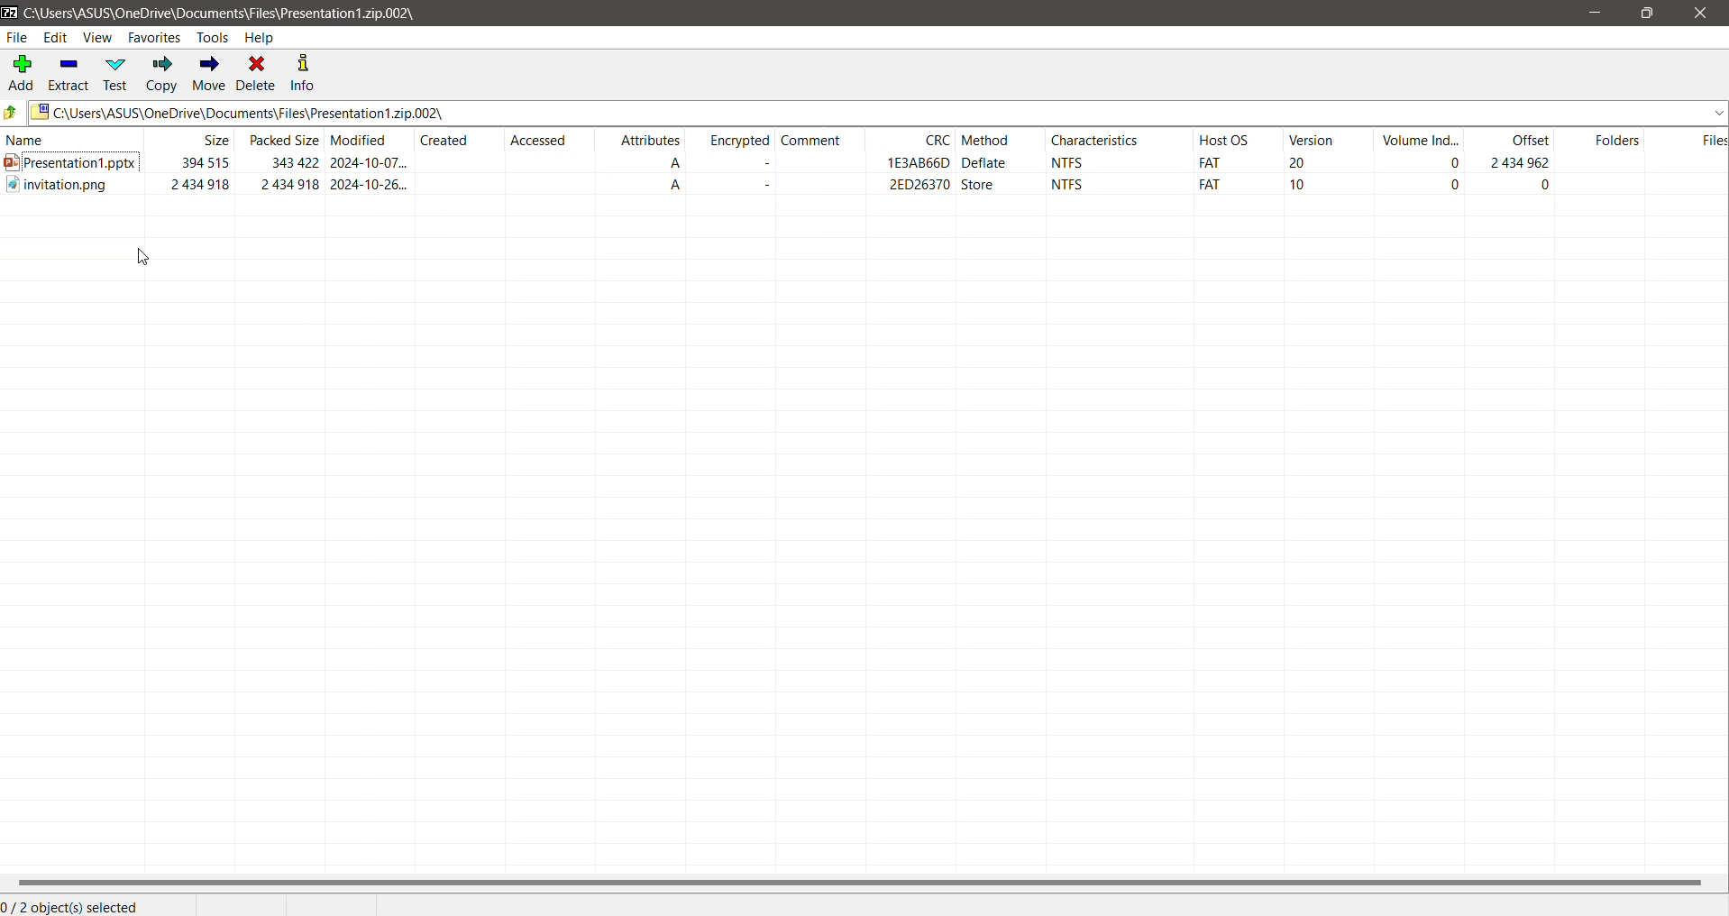 The height and width of the screenshot is (916, 1729). Describe the element at coordinates (911, 163) in the screenshot. I see `1ED26370` at that location.